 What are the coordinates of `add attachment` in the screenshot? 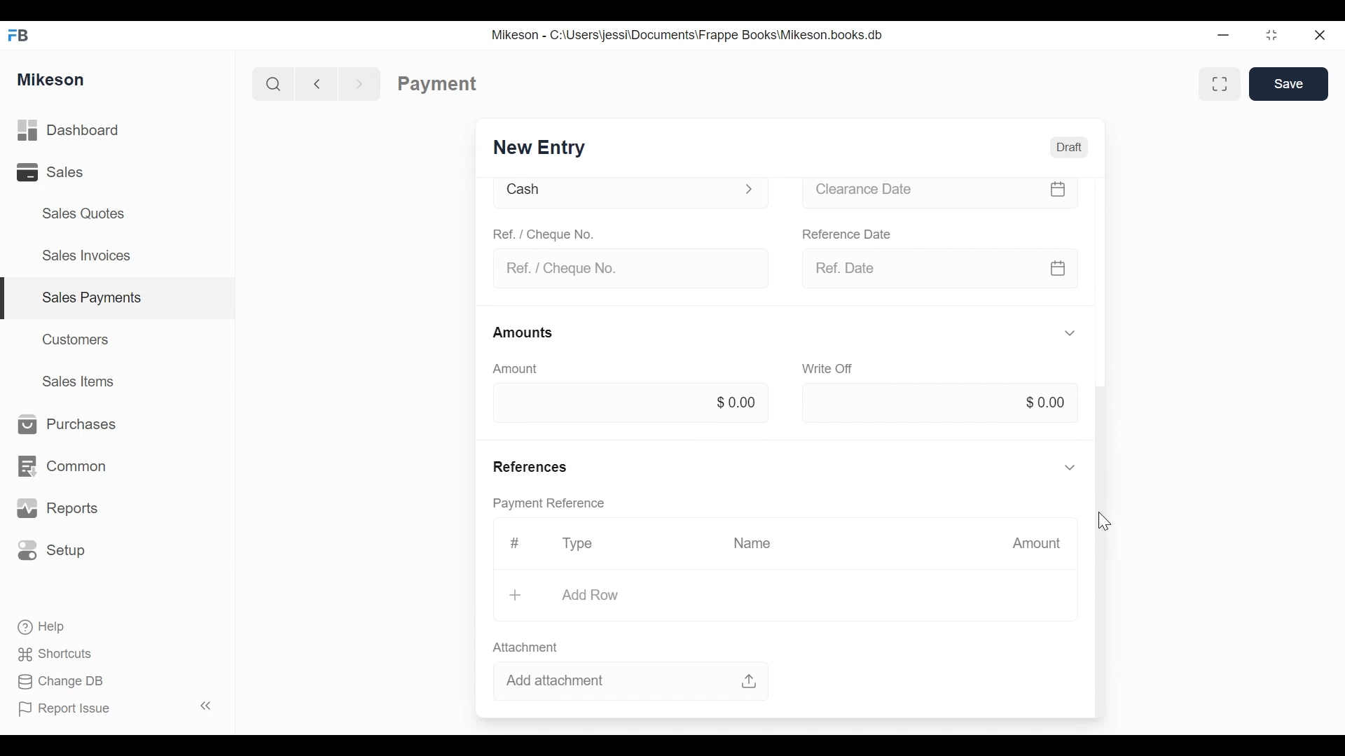 It's located at (558, 682).